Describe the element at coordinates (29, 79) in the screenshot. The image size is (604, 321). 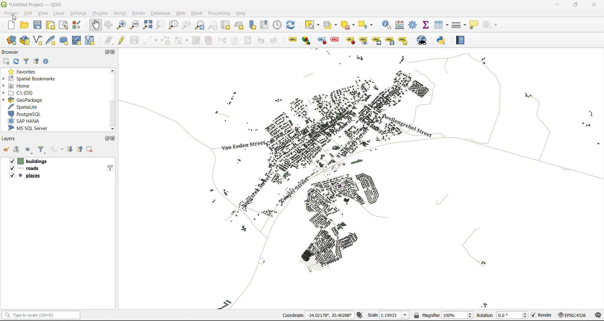
I see `spatial bookmarks` at that location.